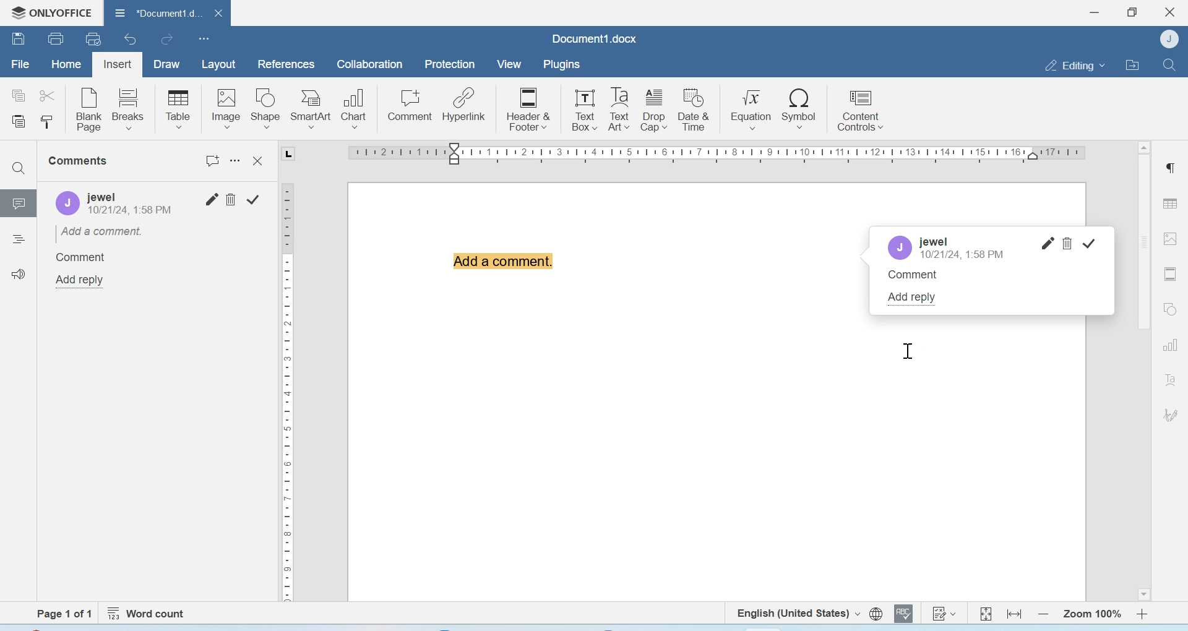 This screenshot has width=1188, height=631. Describe the element at coordinates (311, 109) in the screenshot. I see `SmartArt` at that location.